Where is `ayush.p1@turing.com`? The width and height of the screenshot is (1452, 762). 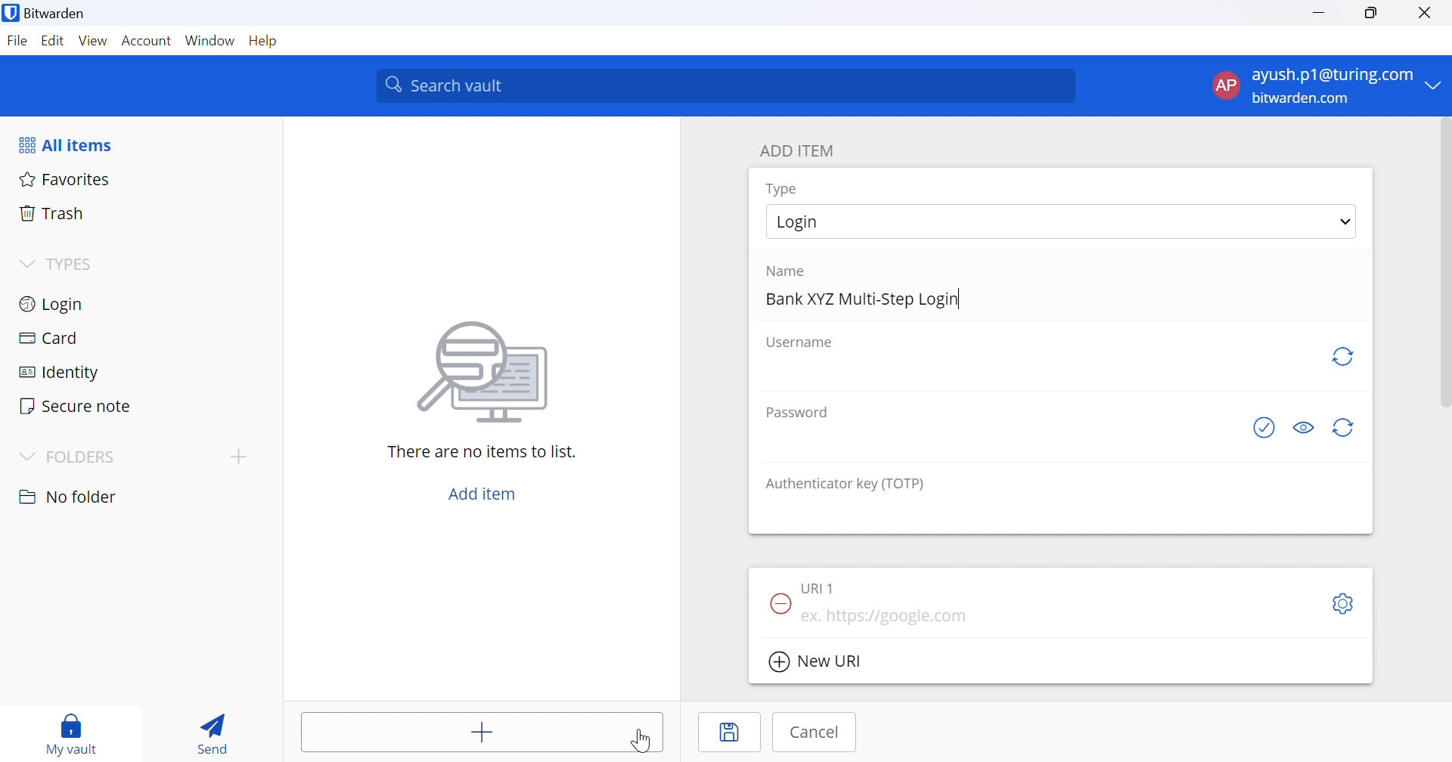
ayush.p1@turing.com is located at coordinates (1333, 75).